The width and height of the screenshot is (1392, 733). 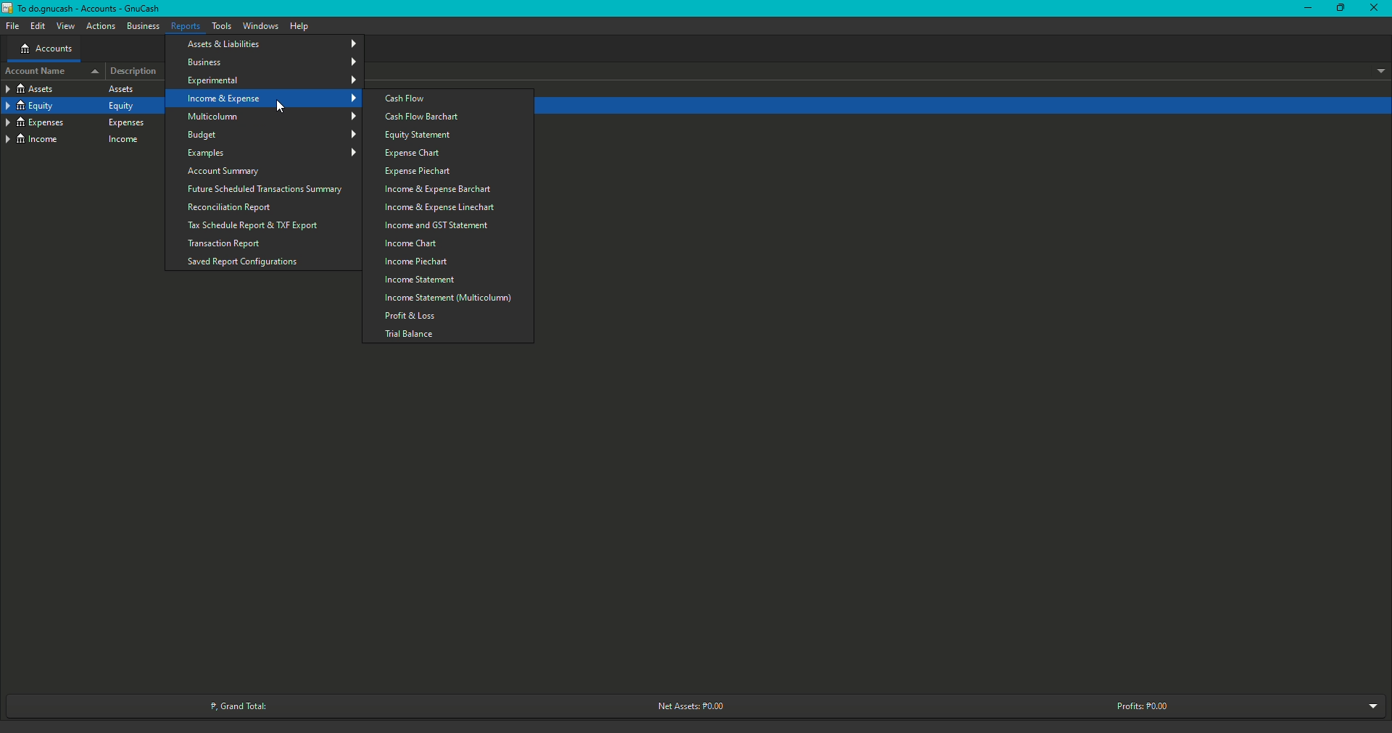 I want to click on Drop down, so click(x=1378, y=70).